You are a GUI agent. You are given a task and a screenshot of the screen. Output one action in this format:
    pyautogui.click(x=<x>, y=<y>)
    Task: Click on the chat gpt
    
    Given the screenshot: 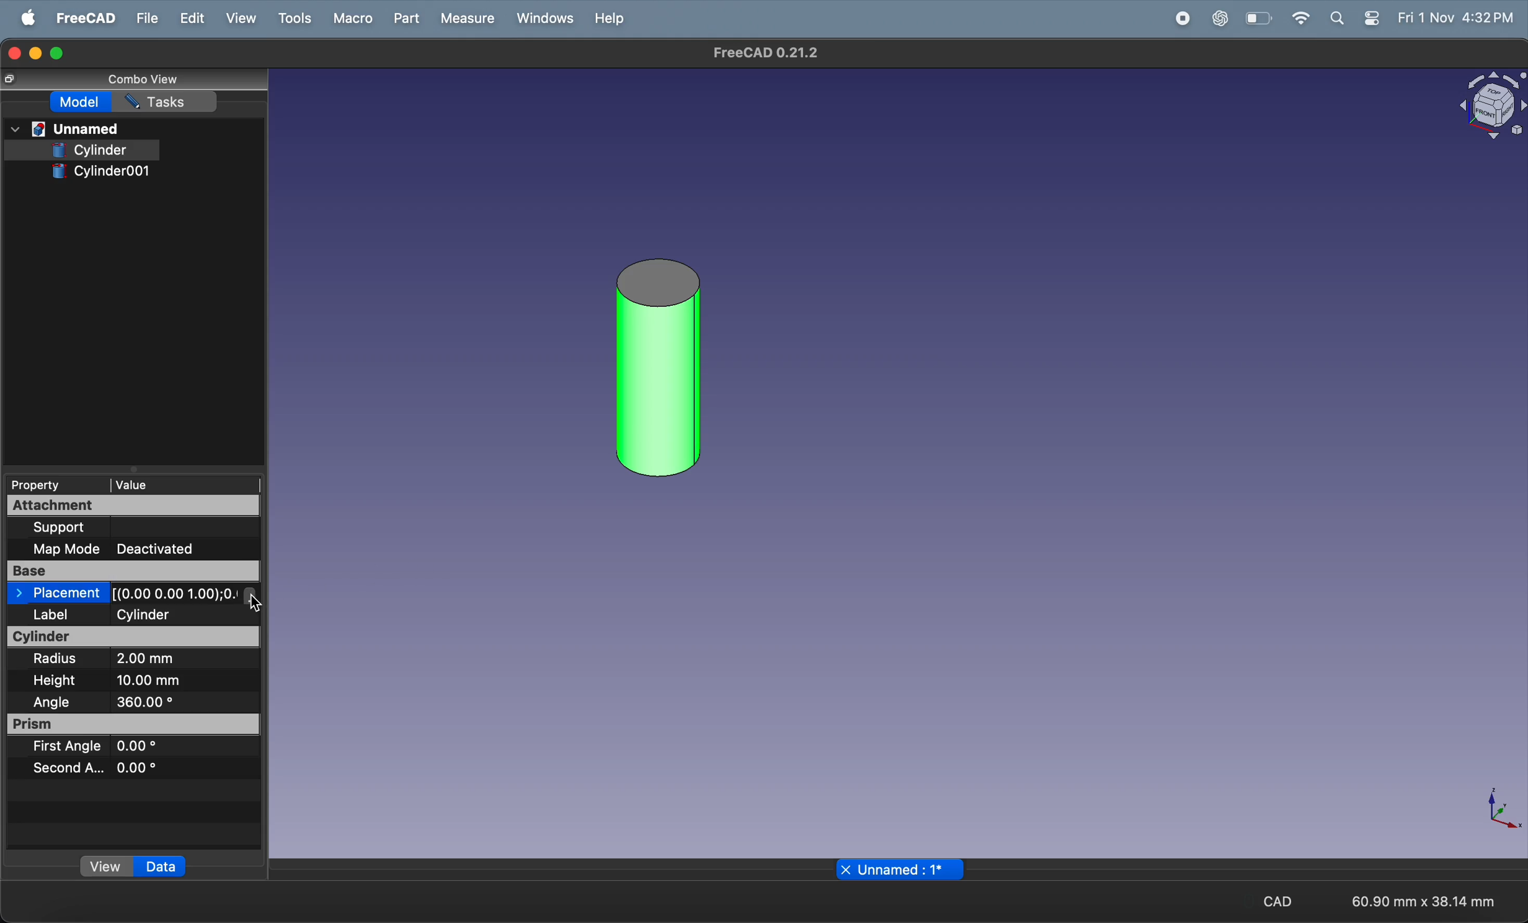 What is the action you would take?
    pyautogui.click(x=1217, y=19)
    